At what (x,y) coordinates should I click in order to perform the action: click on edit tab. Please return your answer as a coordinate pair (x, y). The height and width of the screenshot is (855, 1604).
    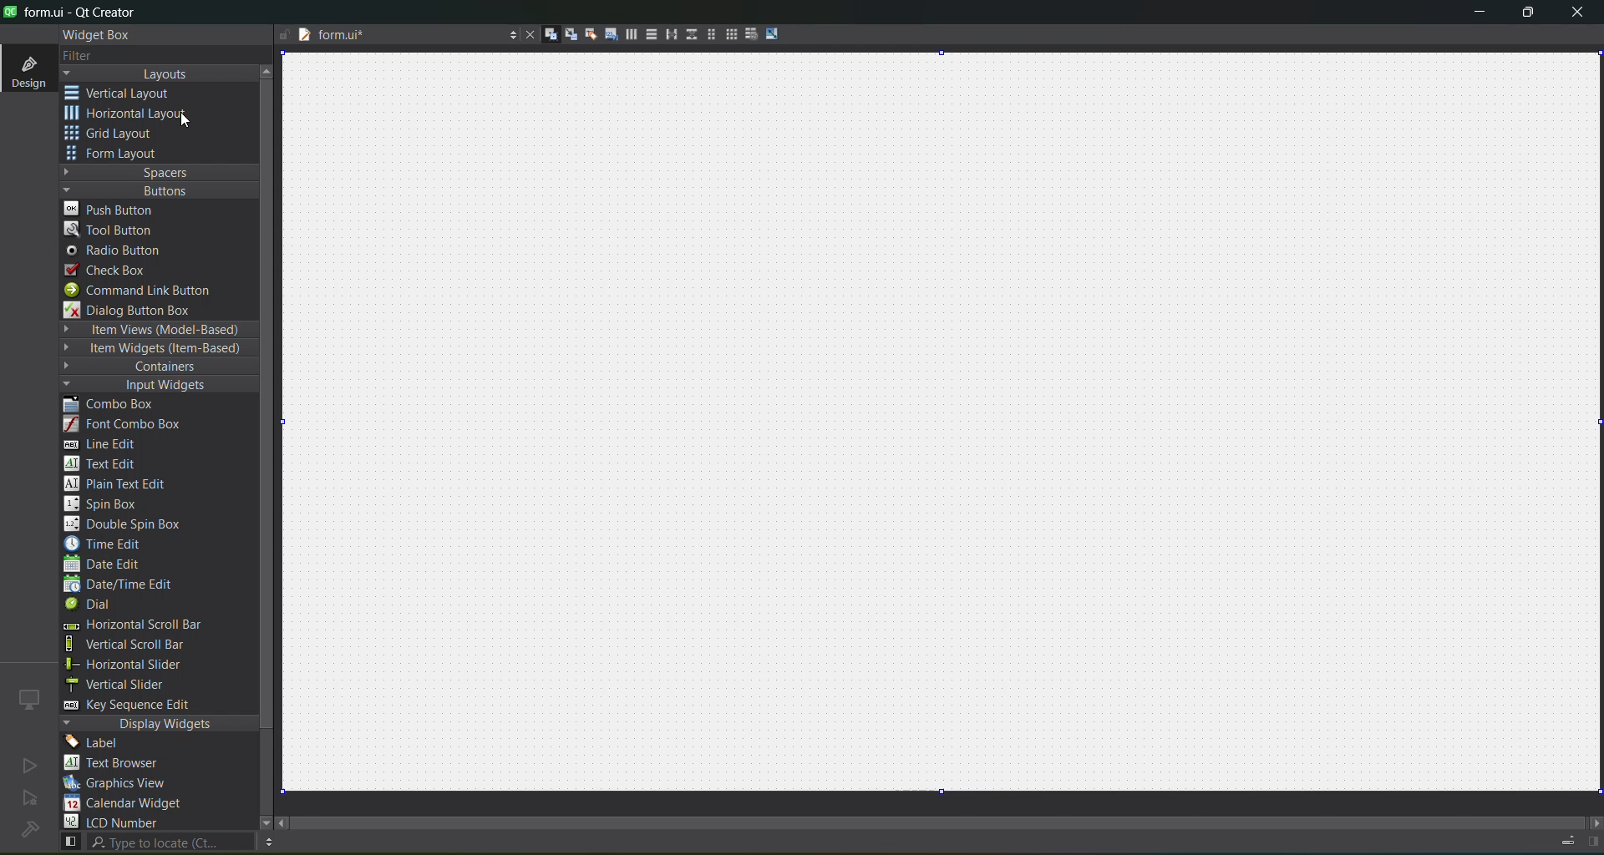
    Looking at the image, I should click on (605, 37).